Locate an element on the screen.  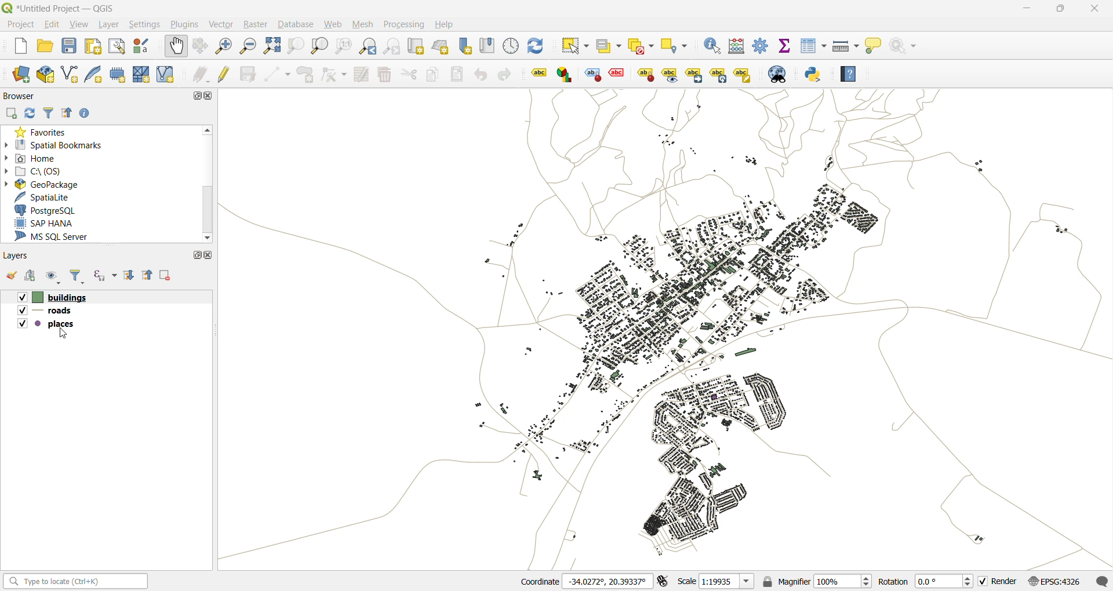
filter by expression is located at coordinates (106, 273).